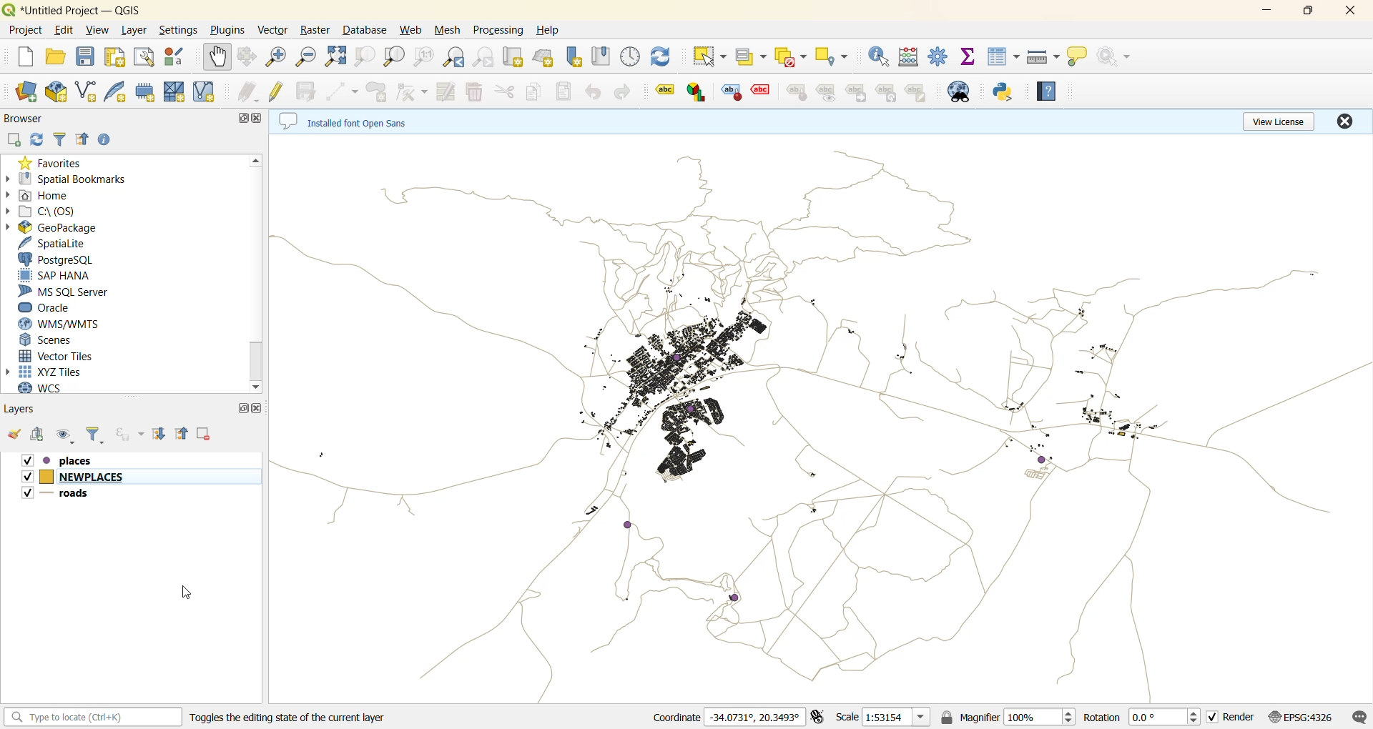  What do you see at coordinates (939, 56) in the screenshot?
I see `toolbox` at bounding box center [939, 56].